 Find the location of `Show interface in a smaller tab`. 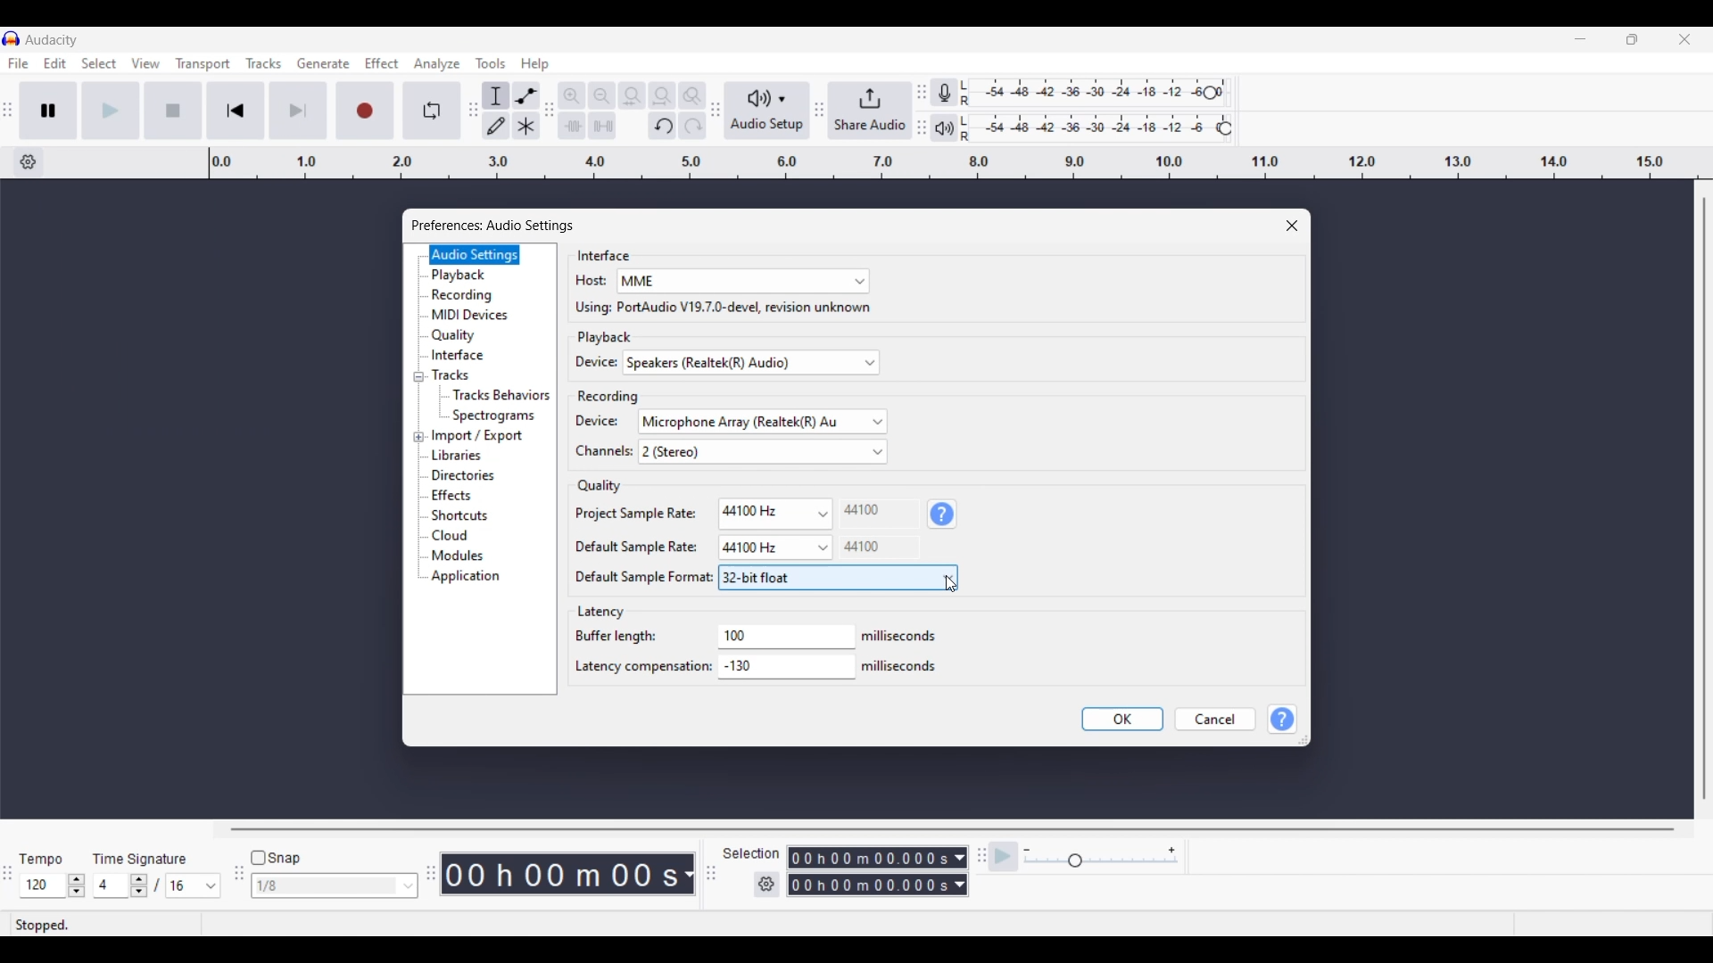

Show interface in a smaller tab is located at coordinates (1632, 39).